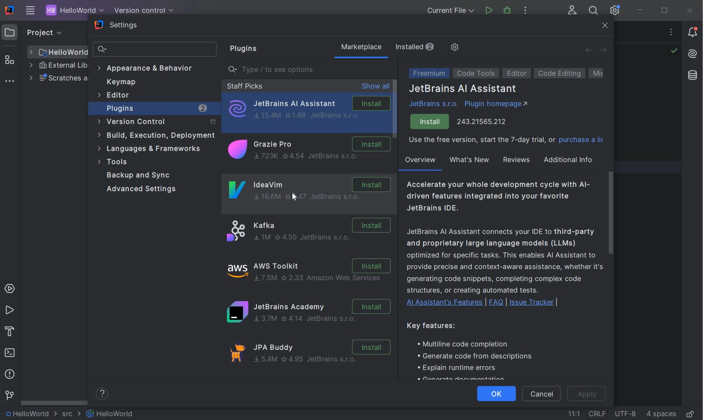  Describe the element at coordinates (496, 394) in the screenshot. I see `OK` at that location.